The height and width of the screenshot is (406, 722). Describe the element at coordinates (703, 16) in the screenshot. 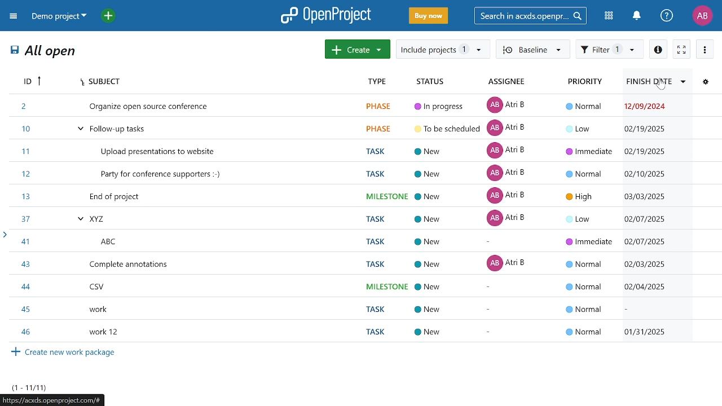

I see `profile "AB"` at that location.